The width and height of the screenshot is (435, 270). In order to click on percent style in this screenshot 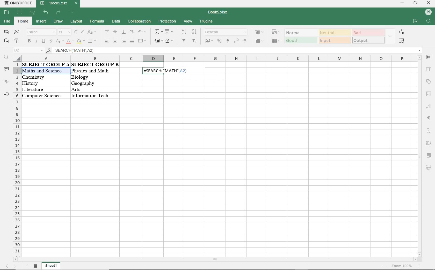, I will do `click(220, 41)`.